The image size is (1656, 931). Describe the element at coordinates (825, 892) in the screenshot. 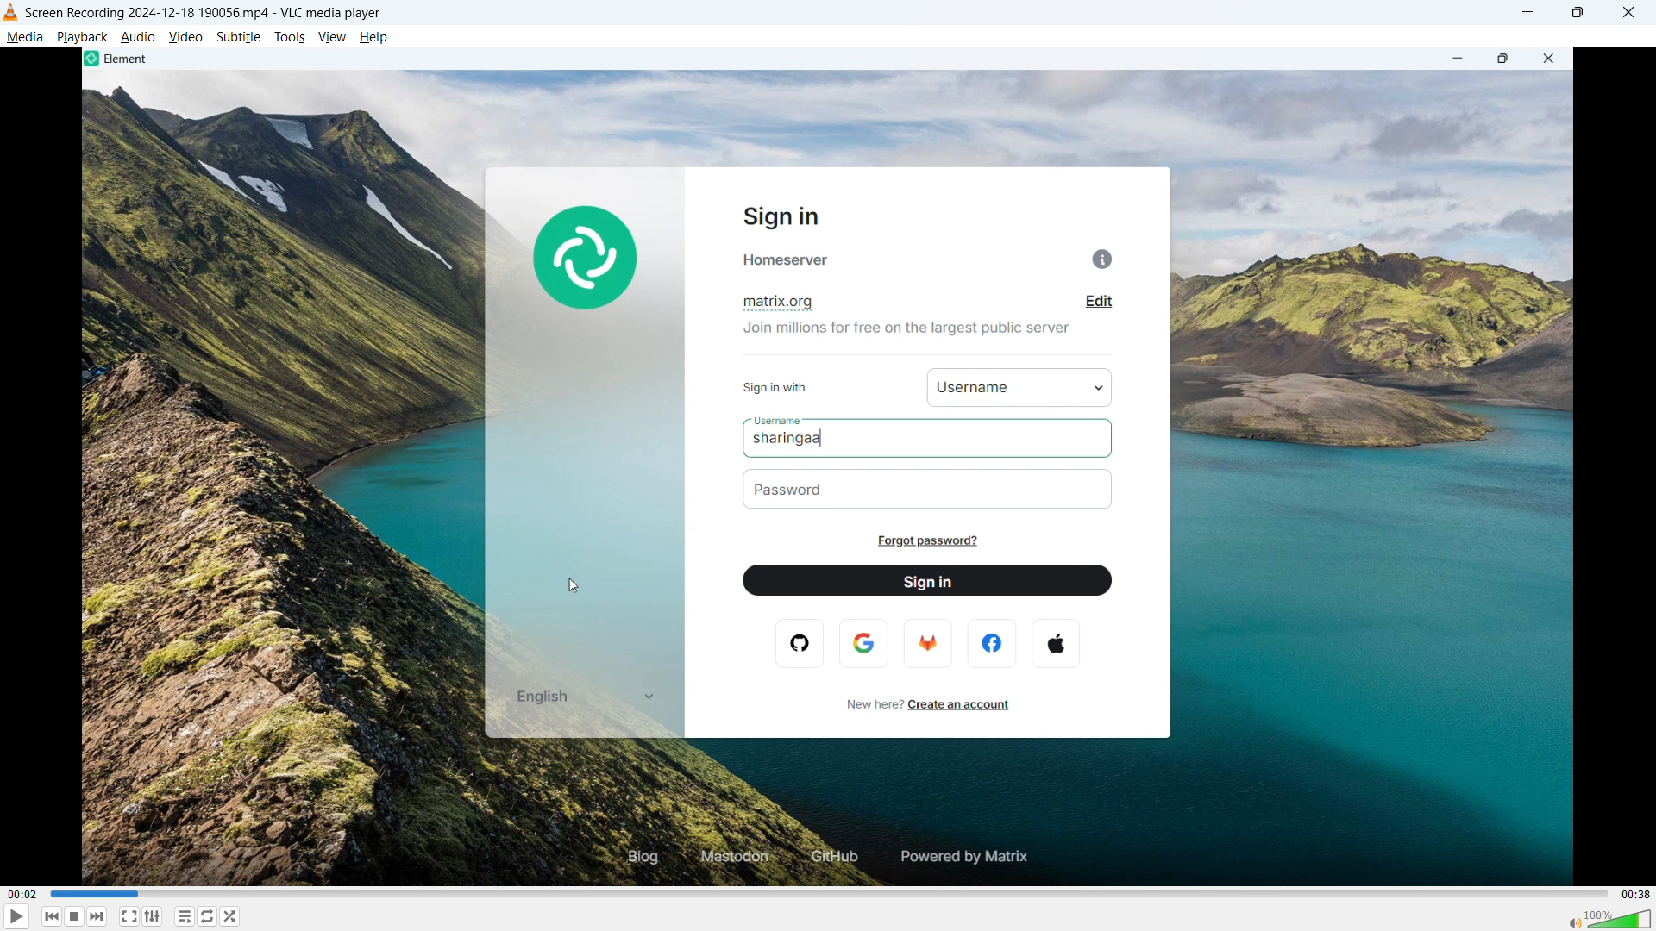

I see `time bar` at that location.